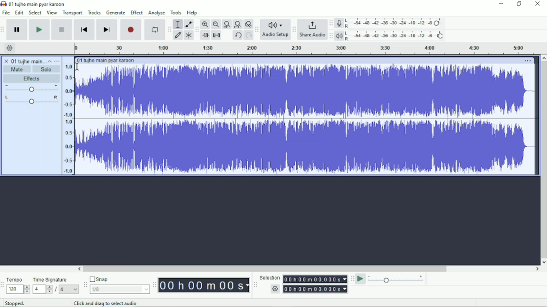 This screenshot has height=307, width=547. What do you see at coordinates (193, 12) in the screenshot?
I see `Help` at bounding box center [193, 12].